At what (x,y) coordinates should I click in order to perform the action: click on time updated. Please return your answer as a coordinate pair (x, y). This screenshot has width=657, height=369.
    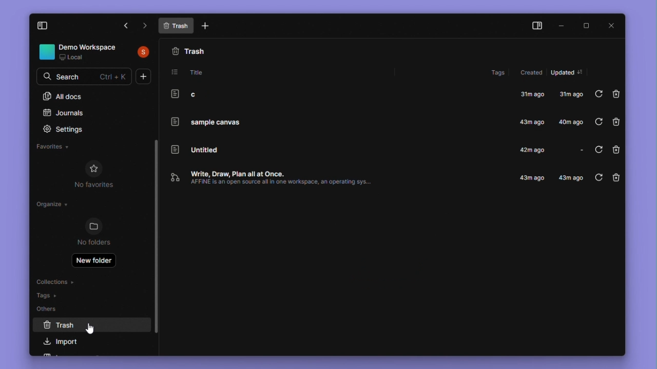
    Looking at the image, I should click on (570, 94).